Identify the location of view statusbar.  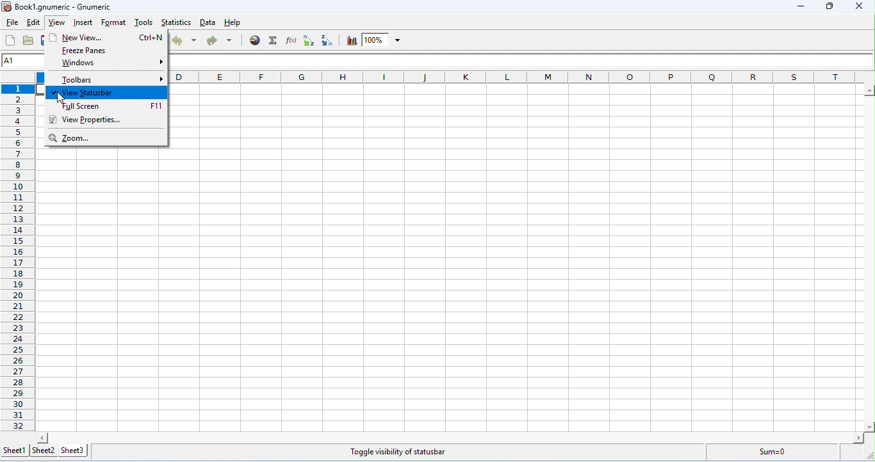
(108, 92).